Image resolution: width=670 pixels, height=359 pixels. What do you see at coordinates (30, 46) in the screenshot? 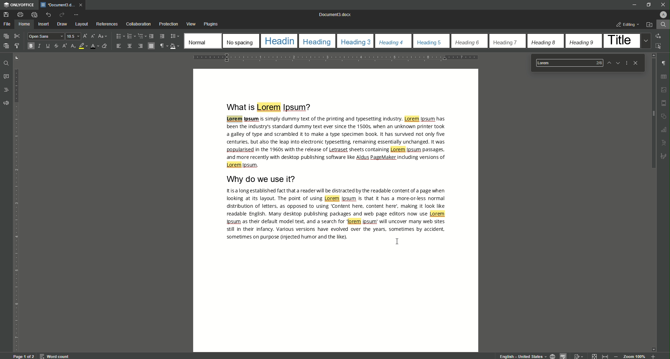
I see `B` at bounding box center [30, 46].